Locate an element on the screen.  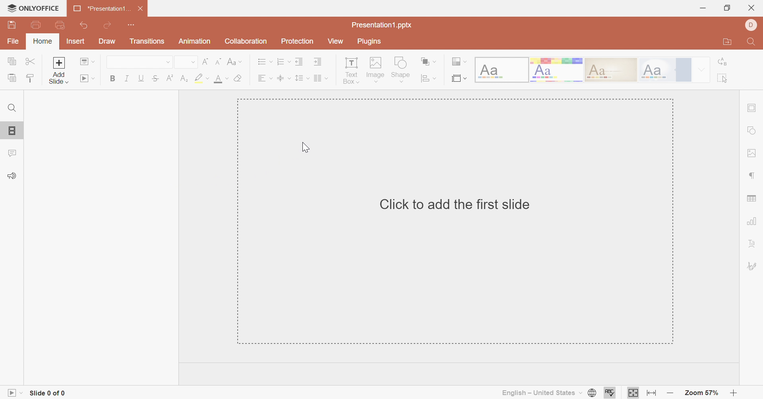
Replace is located at coordinates (721, 62).